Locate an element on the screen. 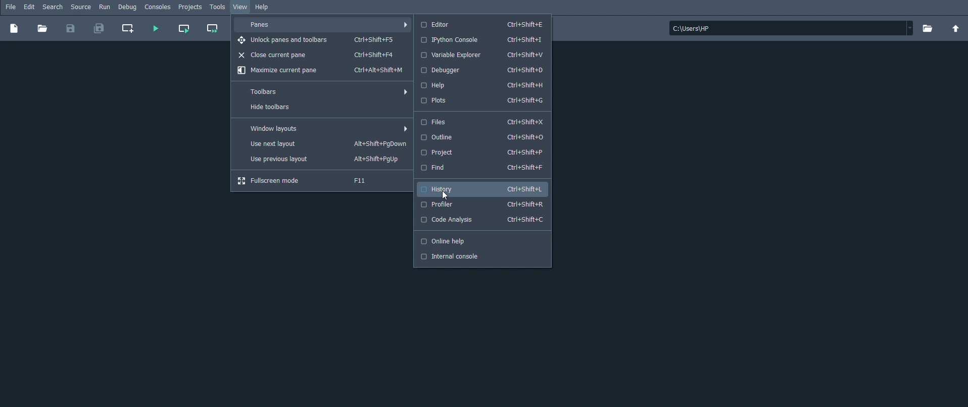  Maximize current pane is located at coordinates (322, 70).